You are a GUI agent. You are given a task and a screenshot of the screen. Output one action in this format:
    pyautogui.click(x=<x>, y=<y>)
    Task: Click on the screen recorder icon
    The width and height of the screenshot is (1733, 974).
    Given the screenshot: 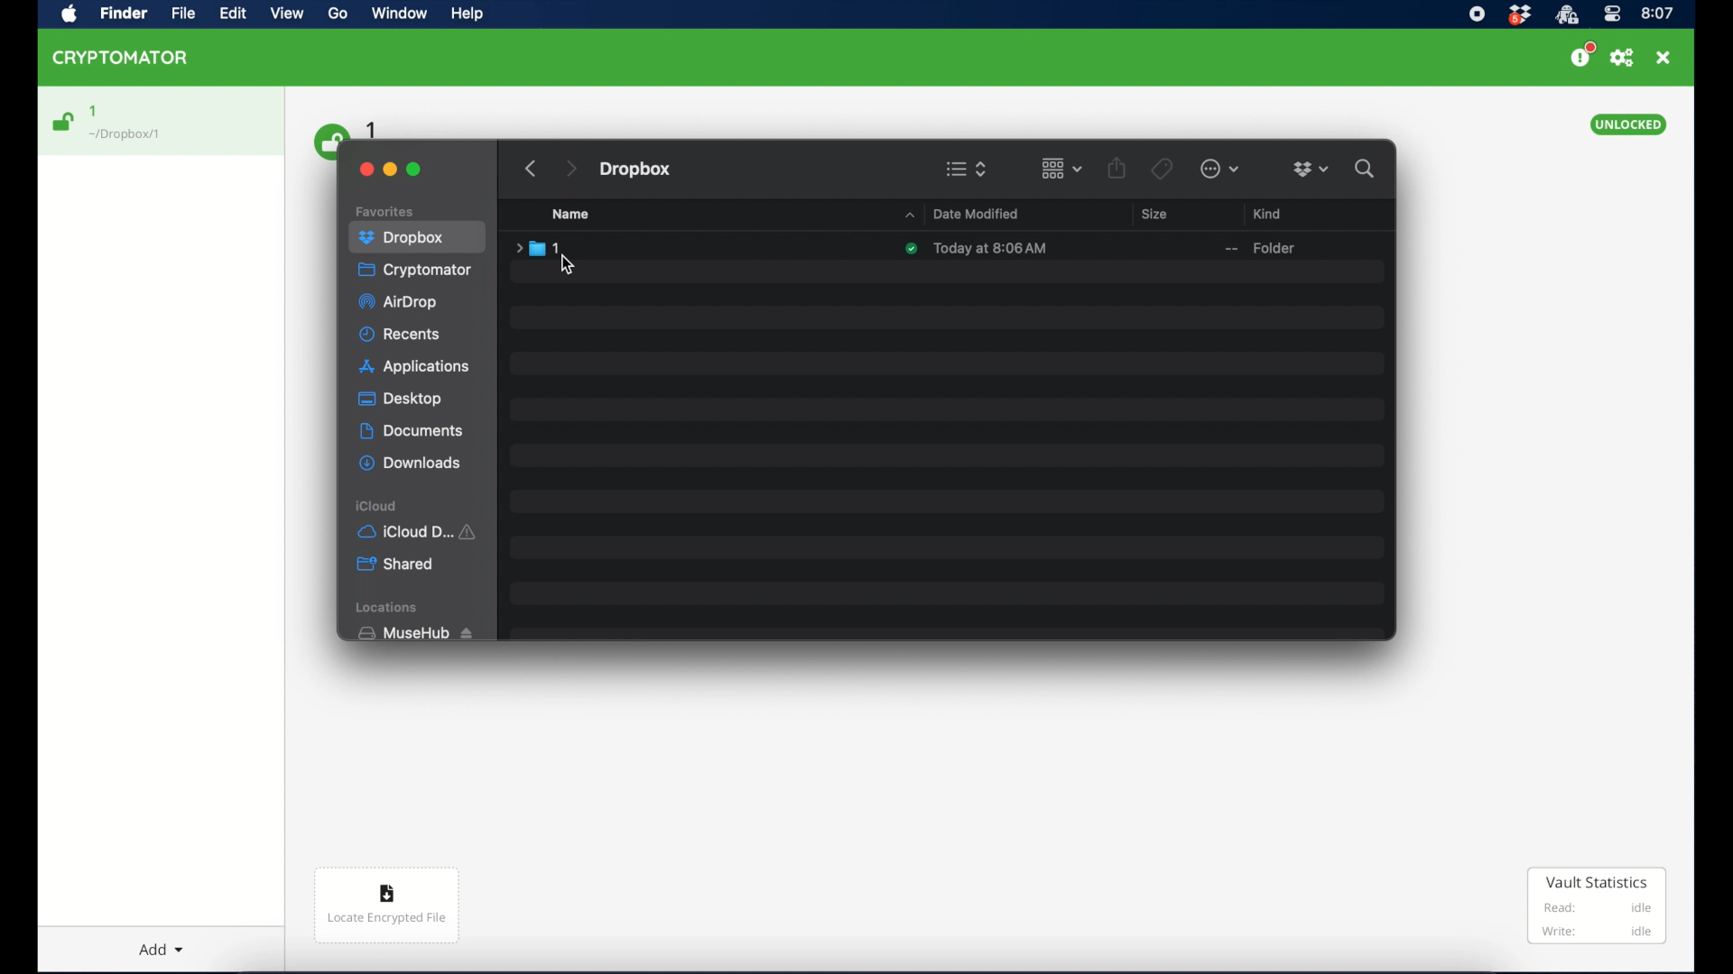 What is the action you would take?
    pyautogui.click(x=1478, y=14)
    